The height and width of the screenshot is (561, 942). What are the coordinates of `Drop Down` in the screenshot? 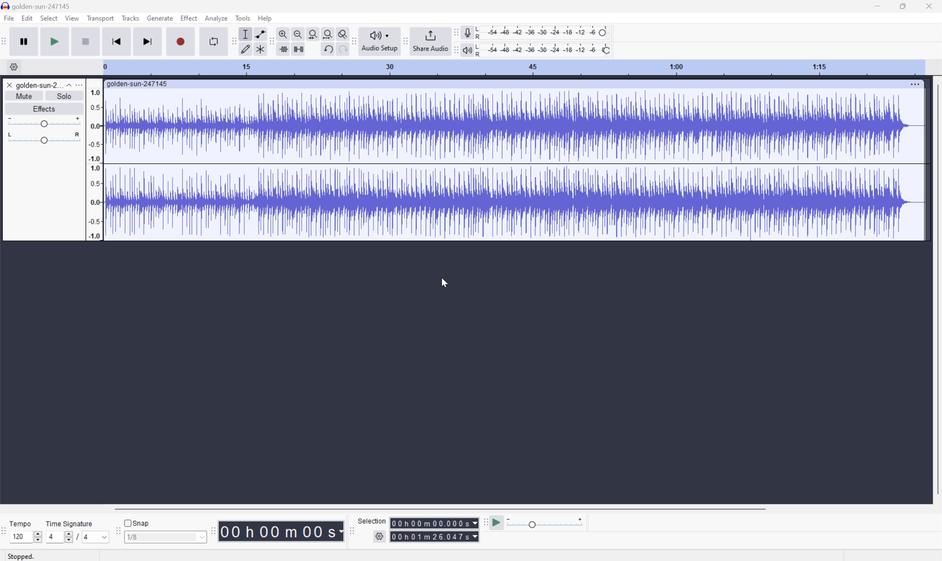 It's located at (68, 84).